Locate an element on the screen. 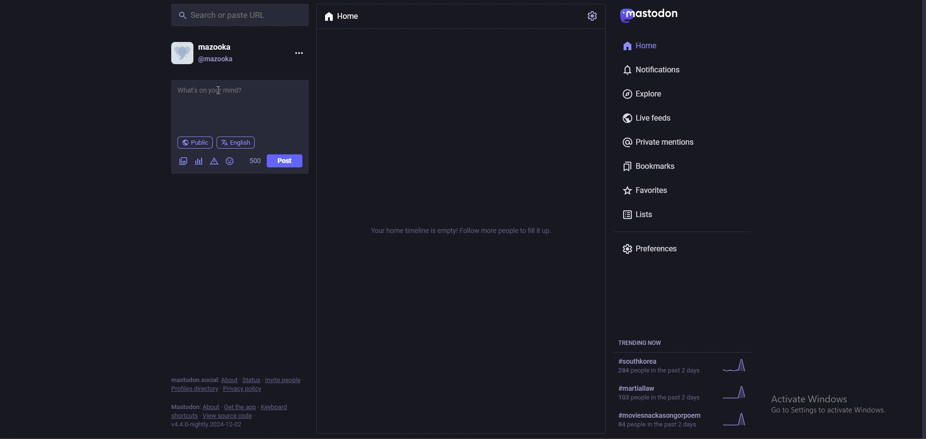  private mentions is located at coordinates (671, 143).